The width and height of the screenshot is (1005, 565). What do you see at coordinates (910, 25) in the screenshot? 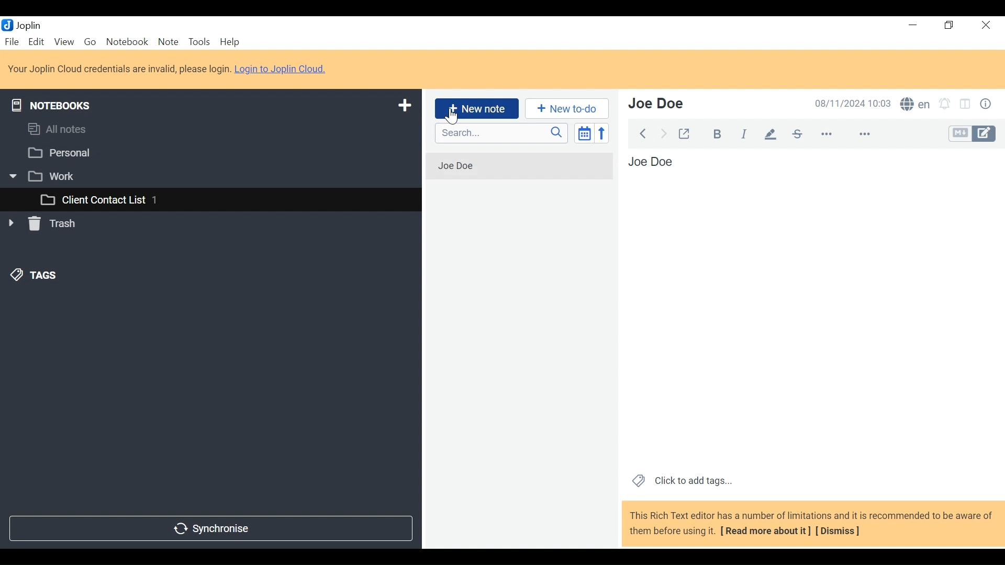
I see `minimize` at bounding box center [910, 25].